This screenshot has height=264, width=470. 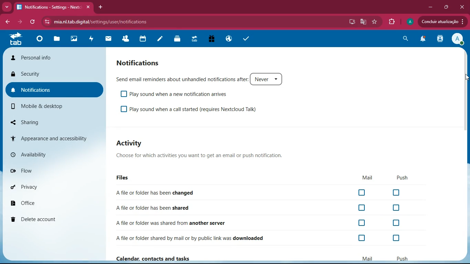 I want to click on A file or folder was shared from another server, so click(x=172, y=223).